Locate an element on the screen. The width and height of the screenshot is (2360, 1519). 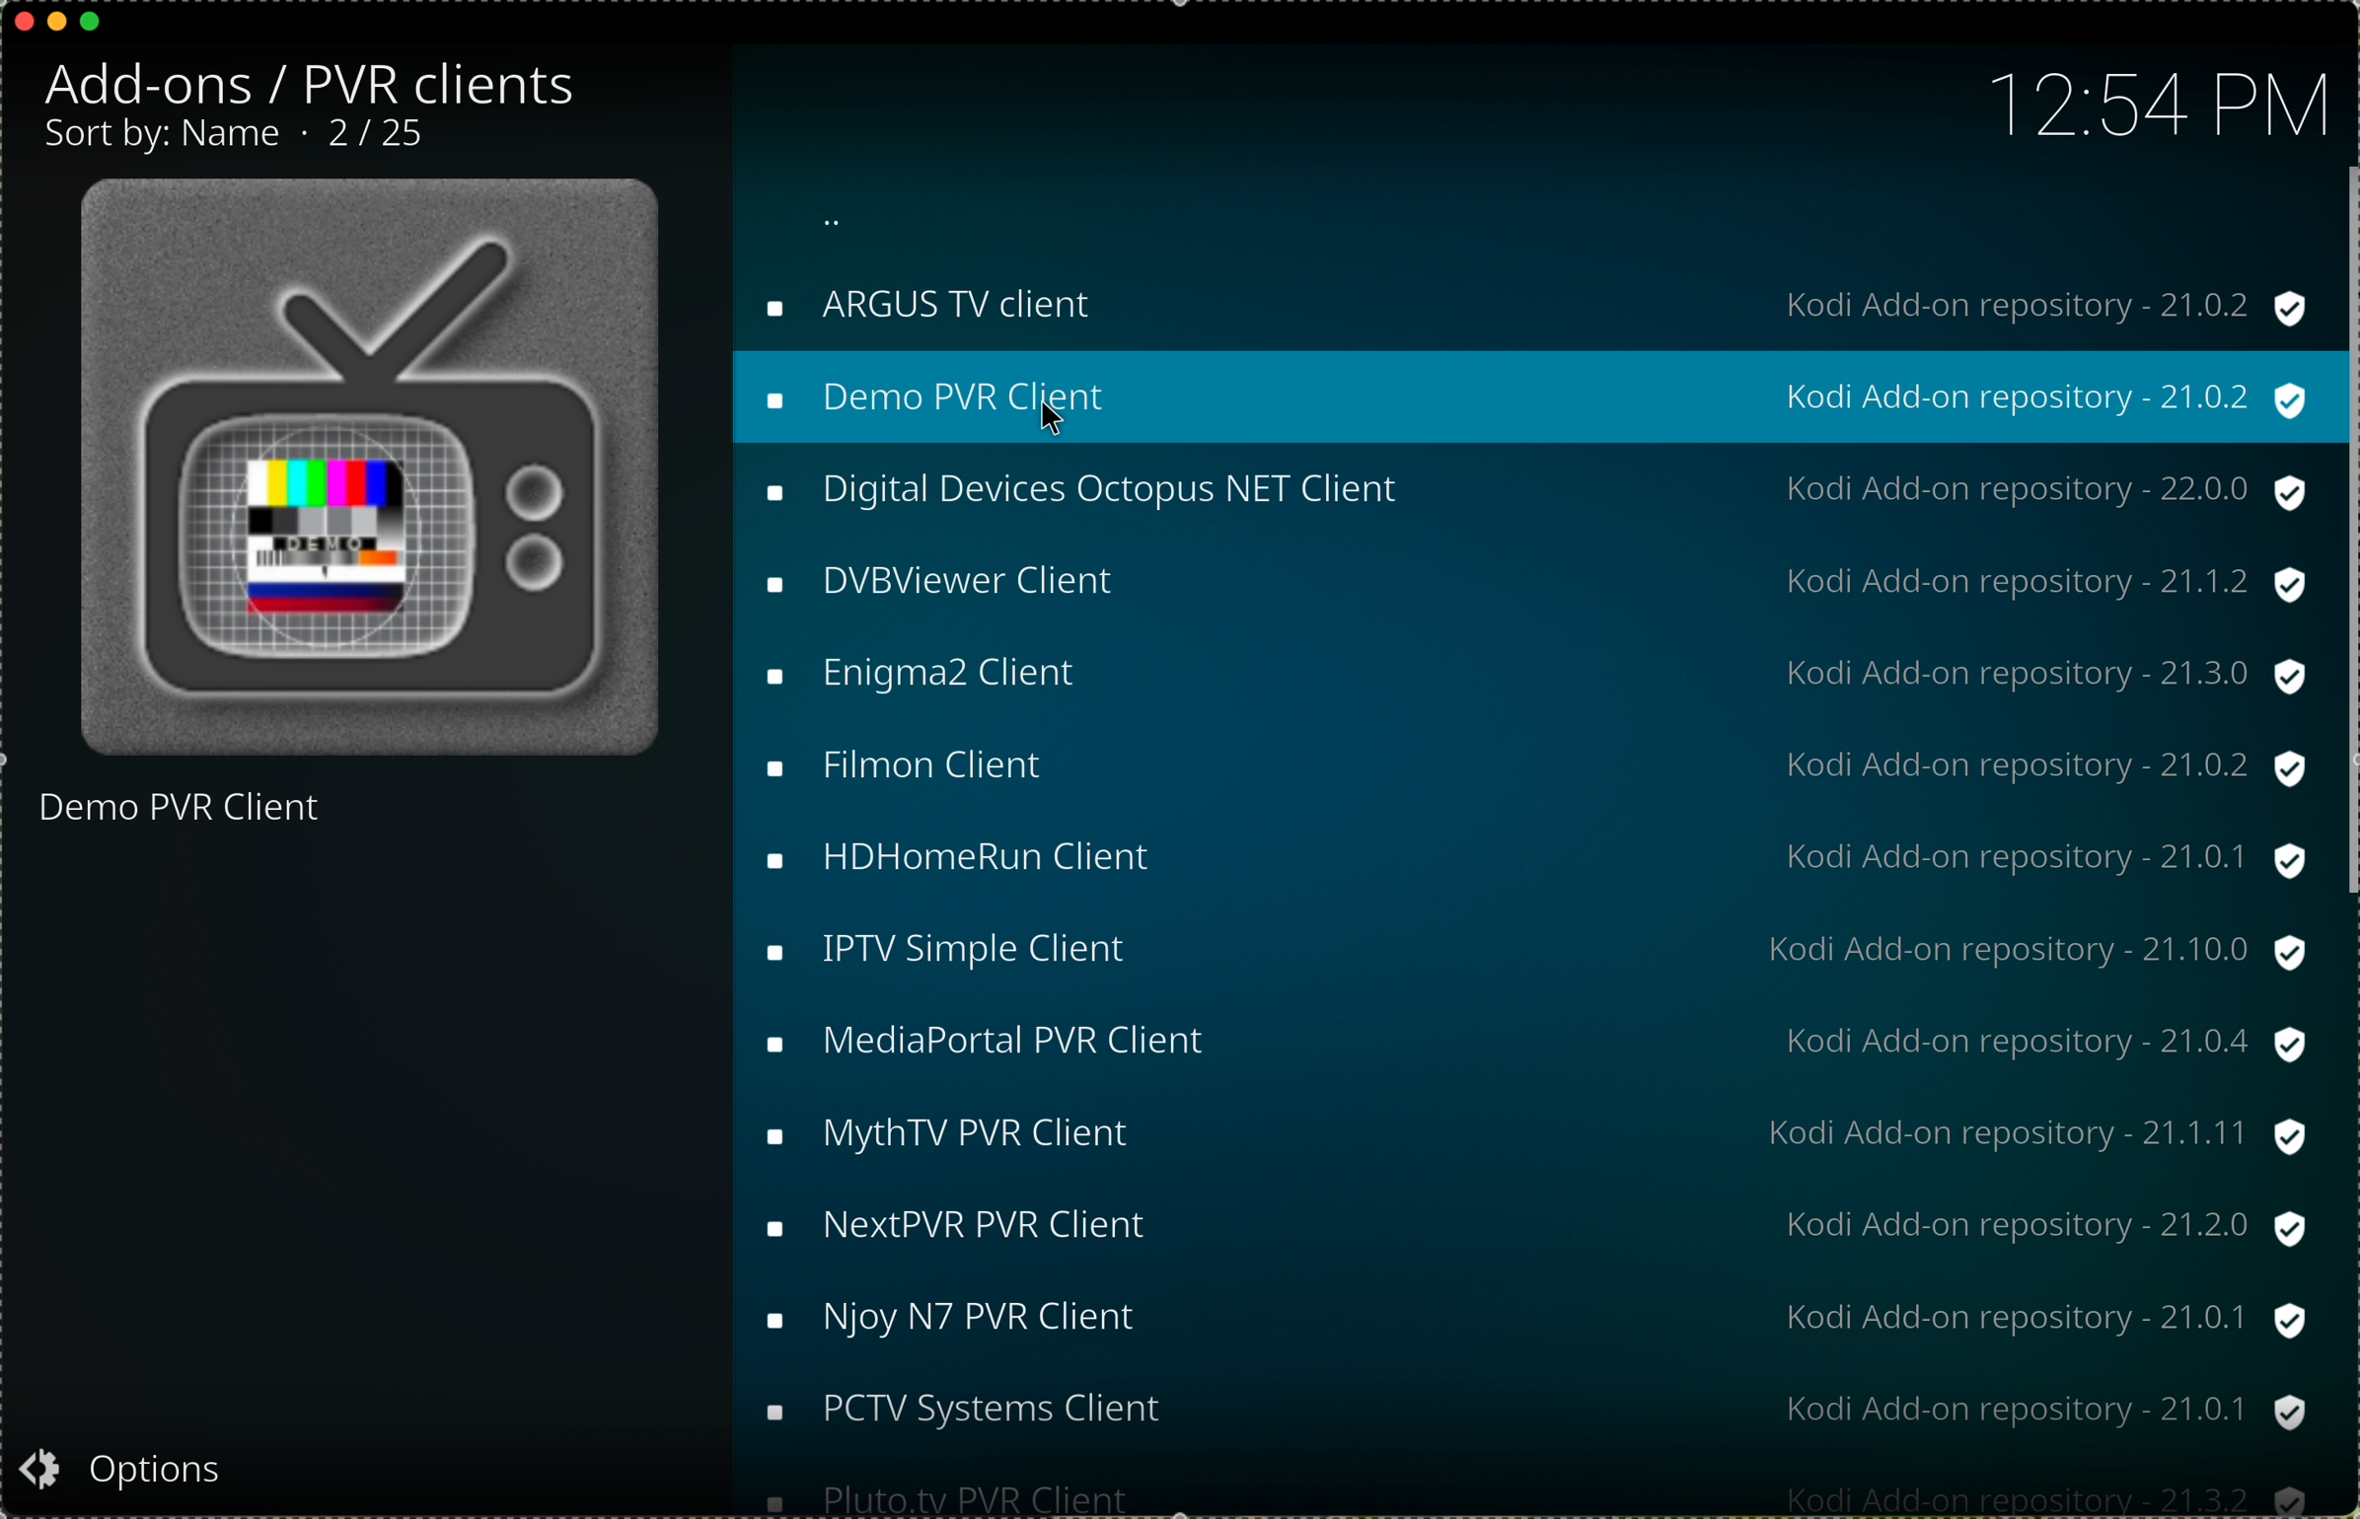
sort by: name . 2 / 25 is located at coordinates (236, 136).